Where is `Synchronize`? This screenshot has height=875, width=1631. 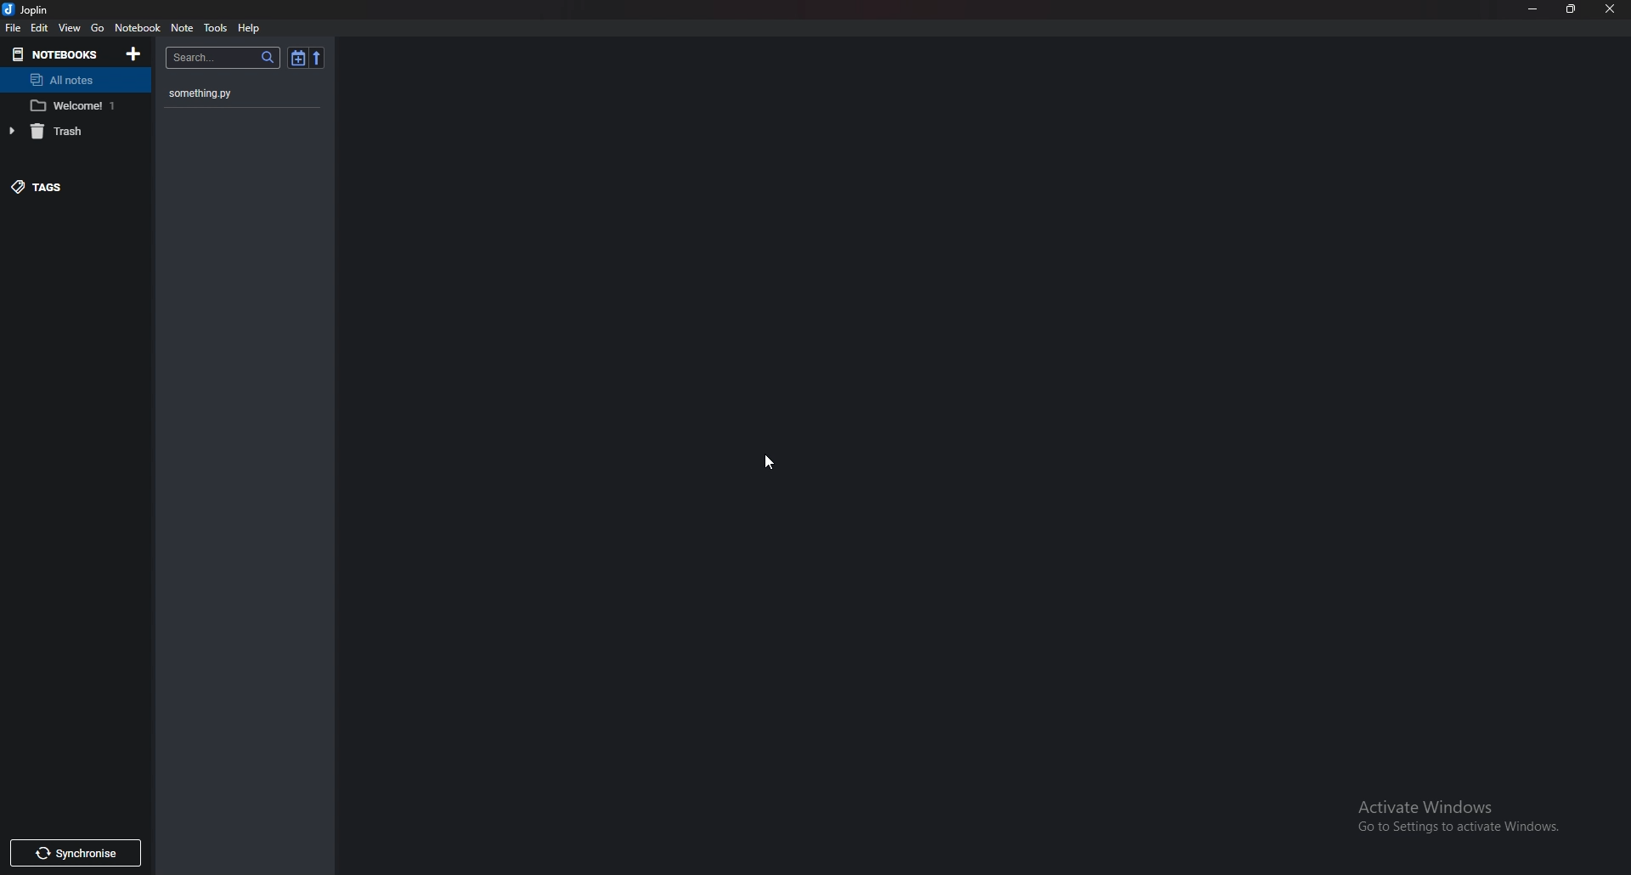
Synchronize is located at coordinates (75, 853).